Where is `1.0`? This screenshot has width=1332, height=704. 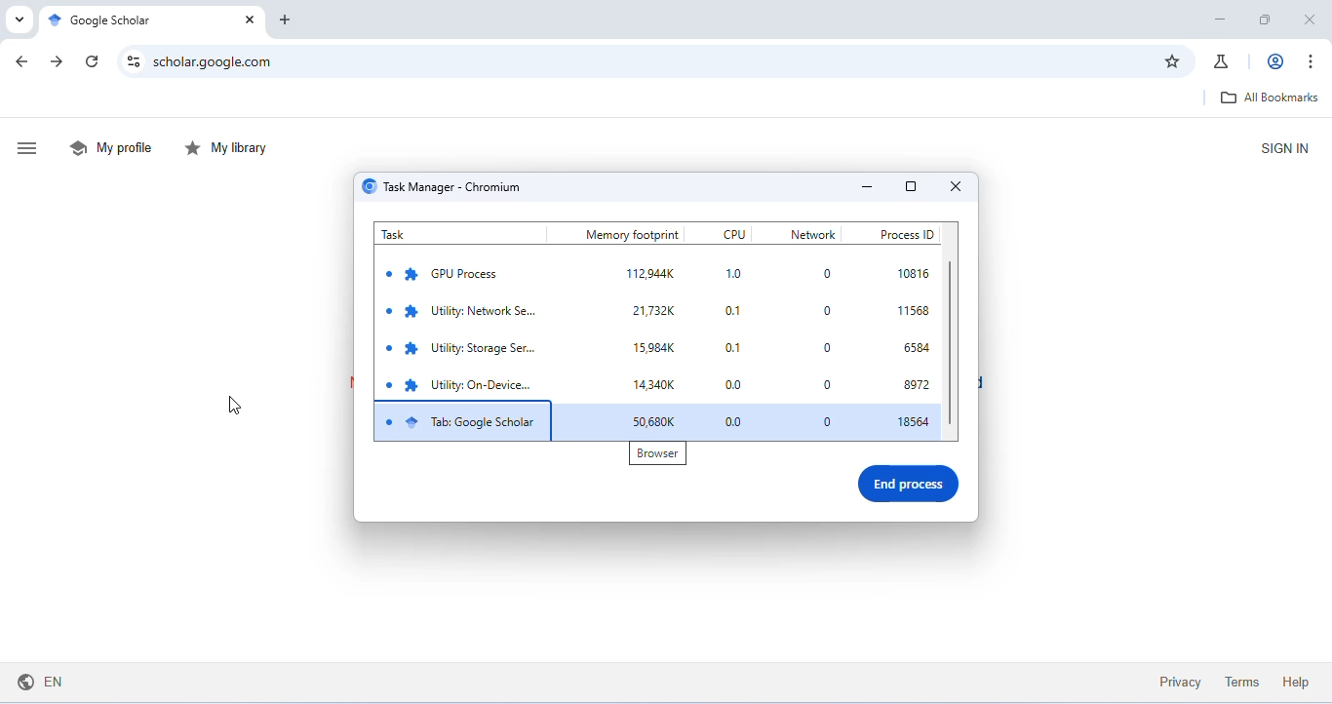
1.0 is located at coordinates (738, 275).